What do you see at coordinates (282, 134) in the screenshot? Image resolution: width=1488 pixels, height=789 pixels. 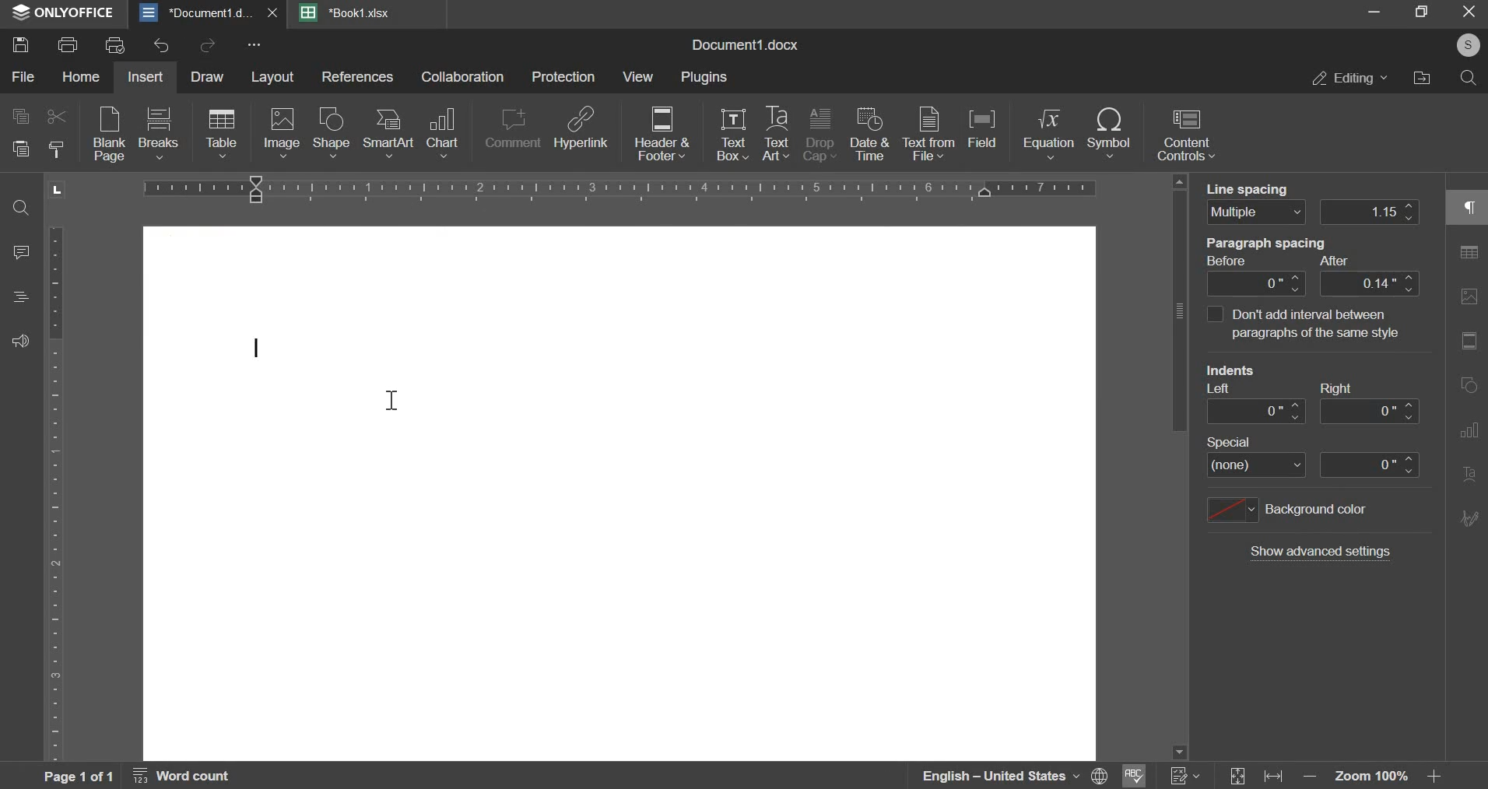 I see `image` at bounding box center [282, 134].